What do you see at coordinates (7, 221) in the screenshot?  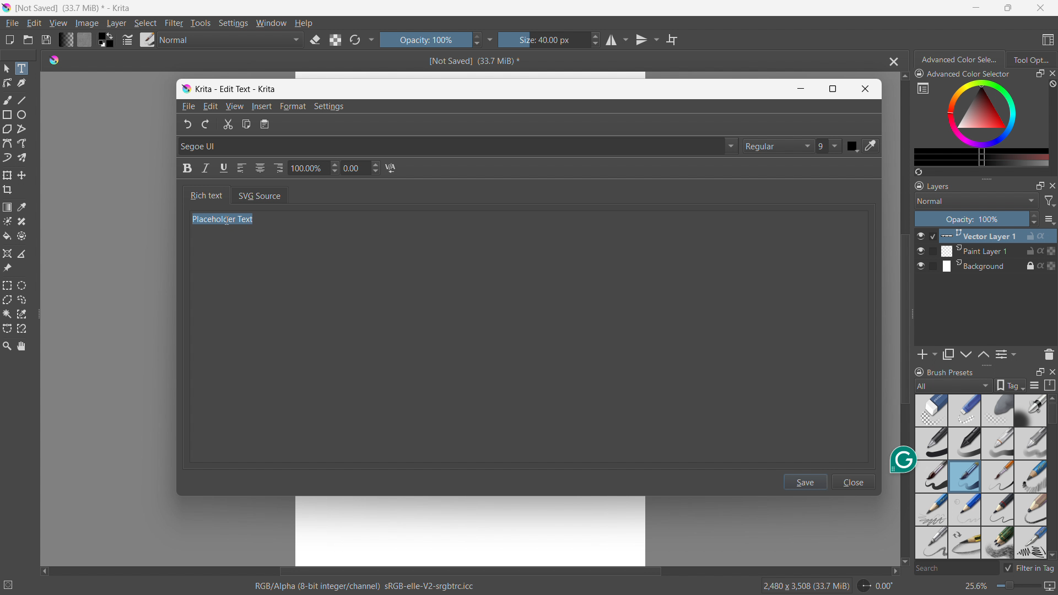 I see `colorize mask tool` at bounding box center [7, 221].